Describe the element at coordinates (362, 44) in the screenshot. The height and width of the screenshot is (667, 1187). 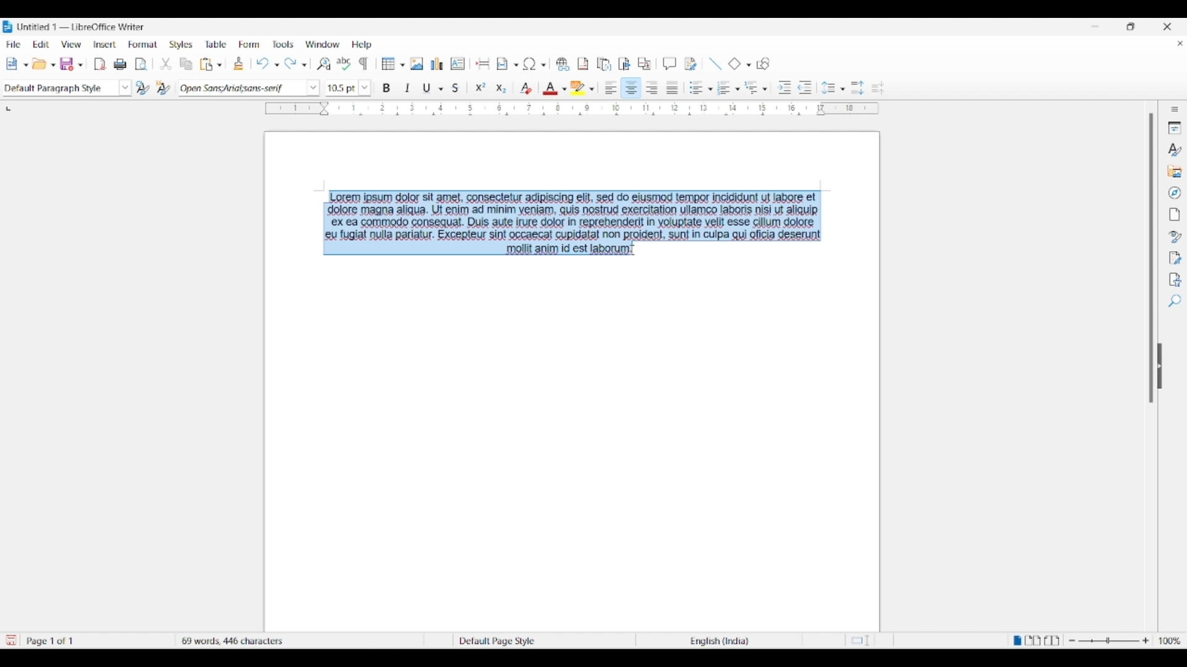
I see `Help` at that location.